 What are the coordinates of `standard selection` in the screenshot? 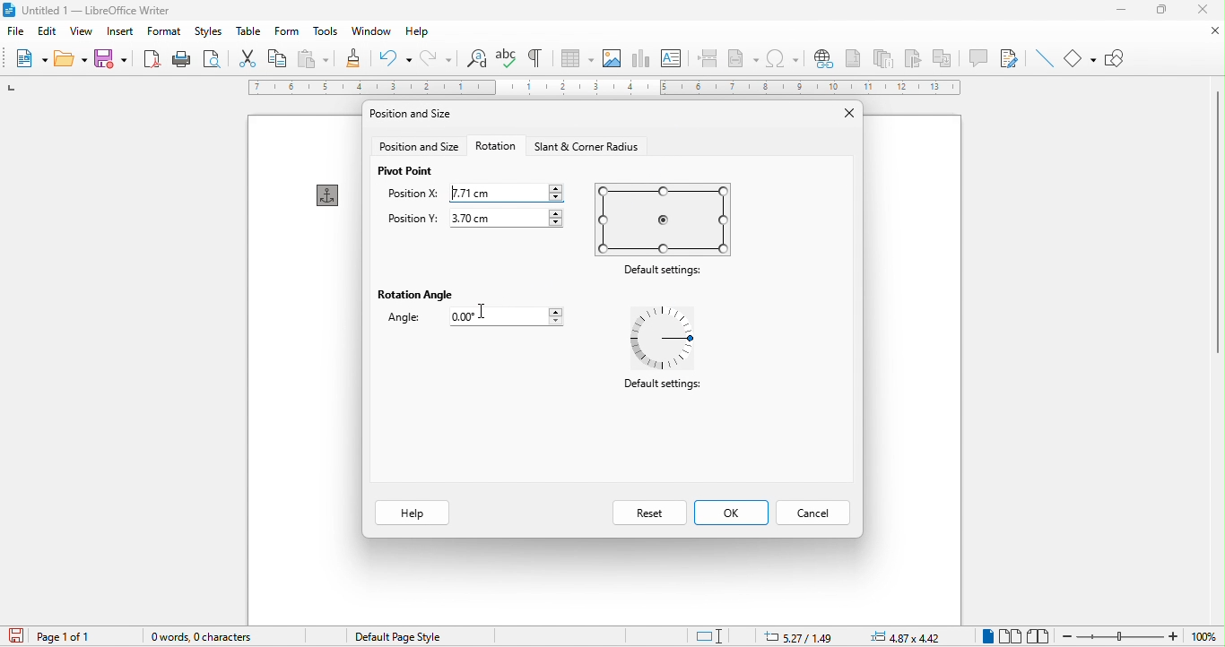 It's located at (720, 634).